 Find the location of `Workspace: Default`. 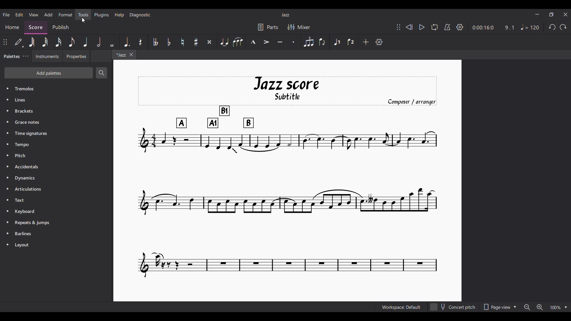

Workspace: Default is located at coordinates (401, 307).